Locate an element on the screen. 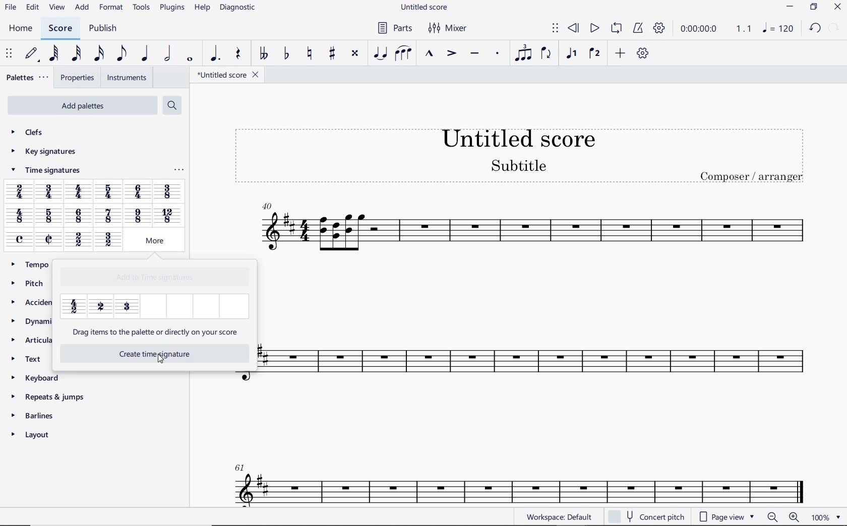 The image size is (847, 526). SLUR is located at coordinates (403, 53).